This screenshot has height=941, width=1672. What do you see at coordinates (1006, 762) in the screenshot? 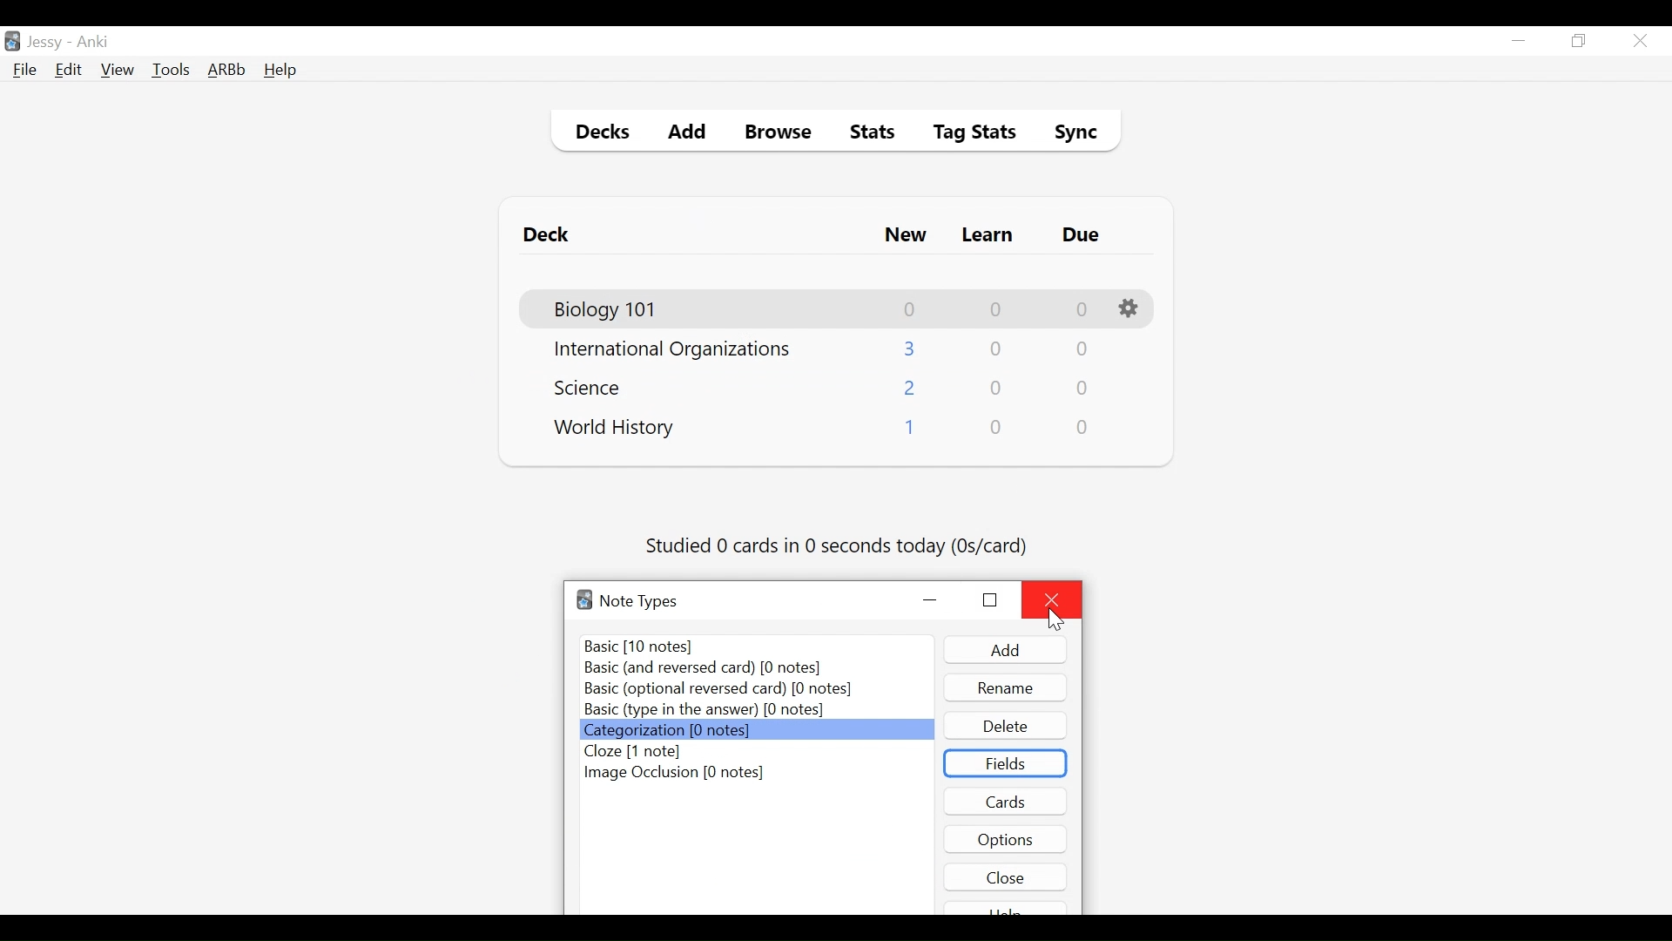
I see `Fields` at bounding box center [1006, 762].